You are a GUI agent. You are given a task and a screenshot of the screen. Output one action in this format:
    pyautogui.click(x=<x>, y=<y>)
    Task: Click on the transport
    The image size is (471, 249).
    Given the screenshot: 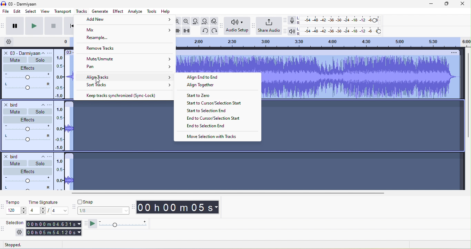 What is the action you would take?
    pyautogui.click(x=61, y=11)
    